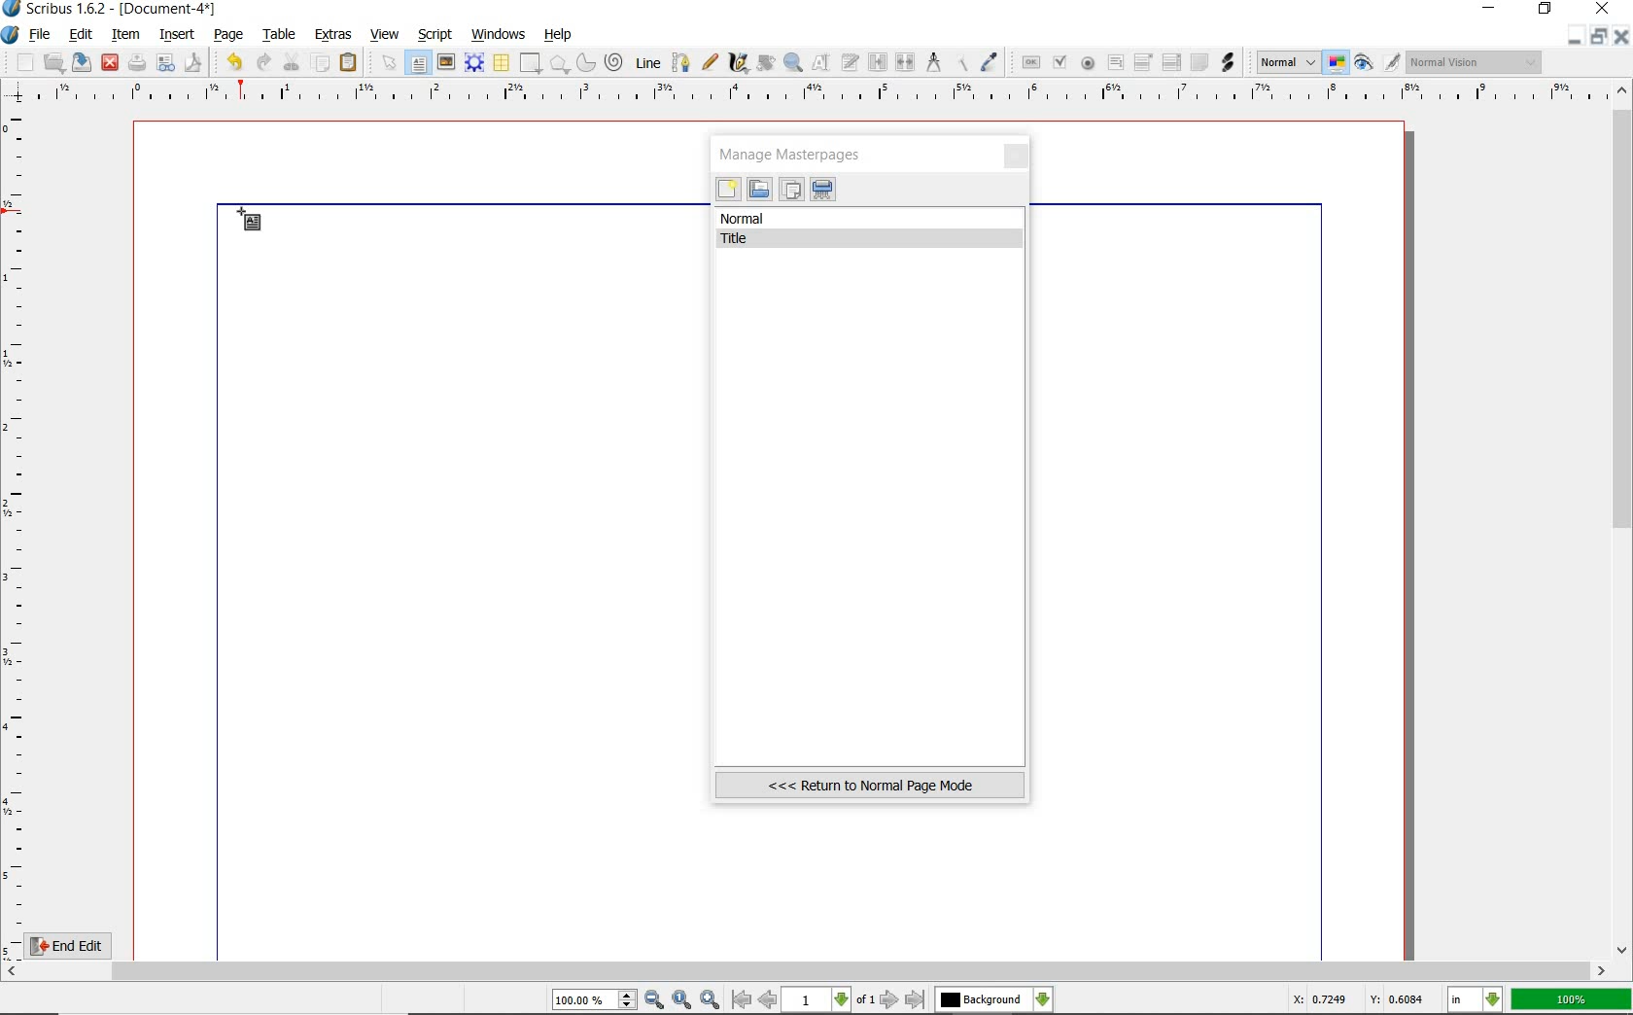 The width and height of the screenshot is (1633, 1015). I want to click on End Edit, so click(83, 945).